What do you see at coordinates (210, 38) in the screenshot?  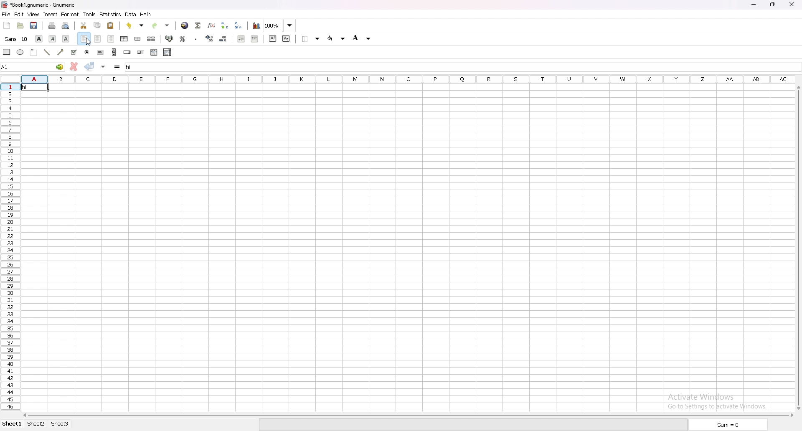 I see `decrease decimal` at bounding box center [210, 38].